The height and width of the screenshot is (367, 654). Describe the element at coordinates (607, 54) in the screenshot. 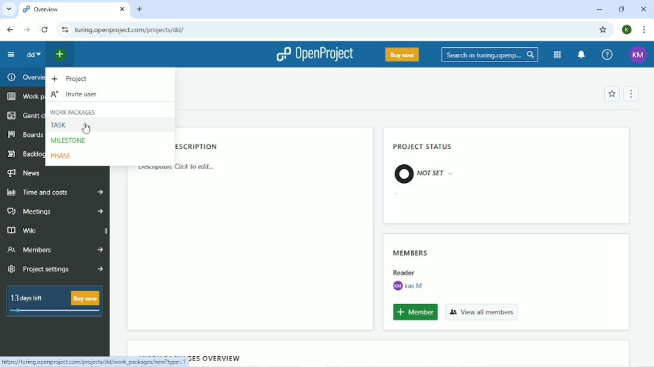

I see `Help` at that location.